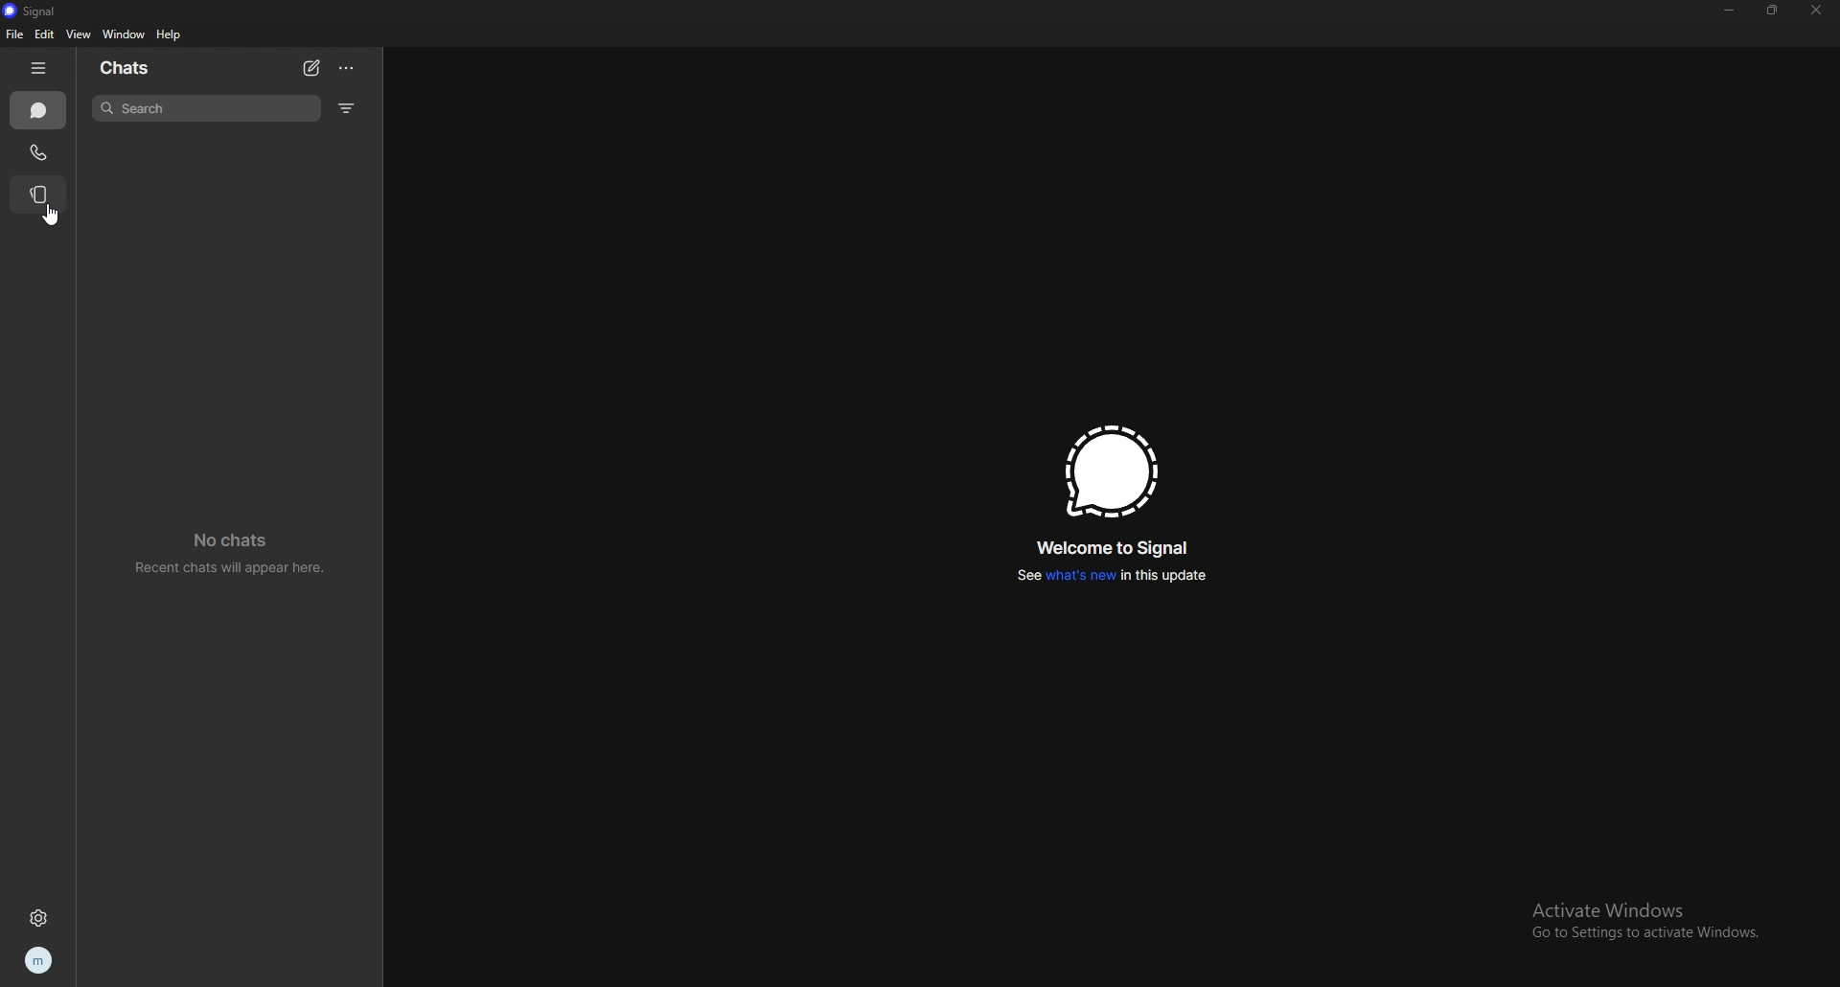  What do you see at coordinates (38, 68) in the screenshot?
I see `hide tab` at bounding box center [38, 68].